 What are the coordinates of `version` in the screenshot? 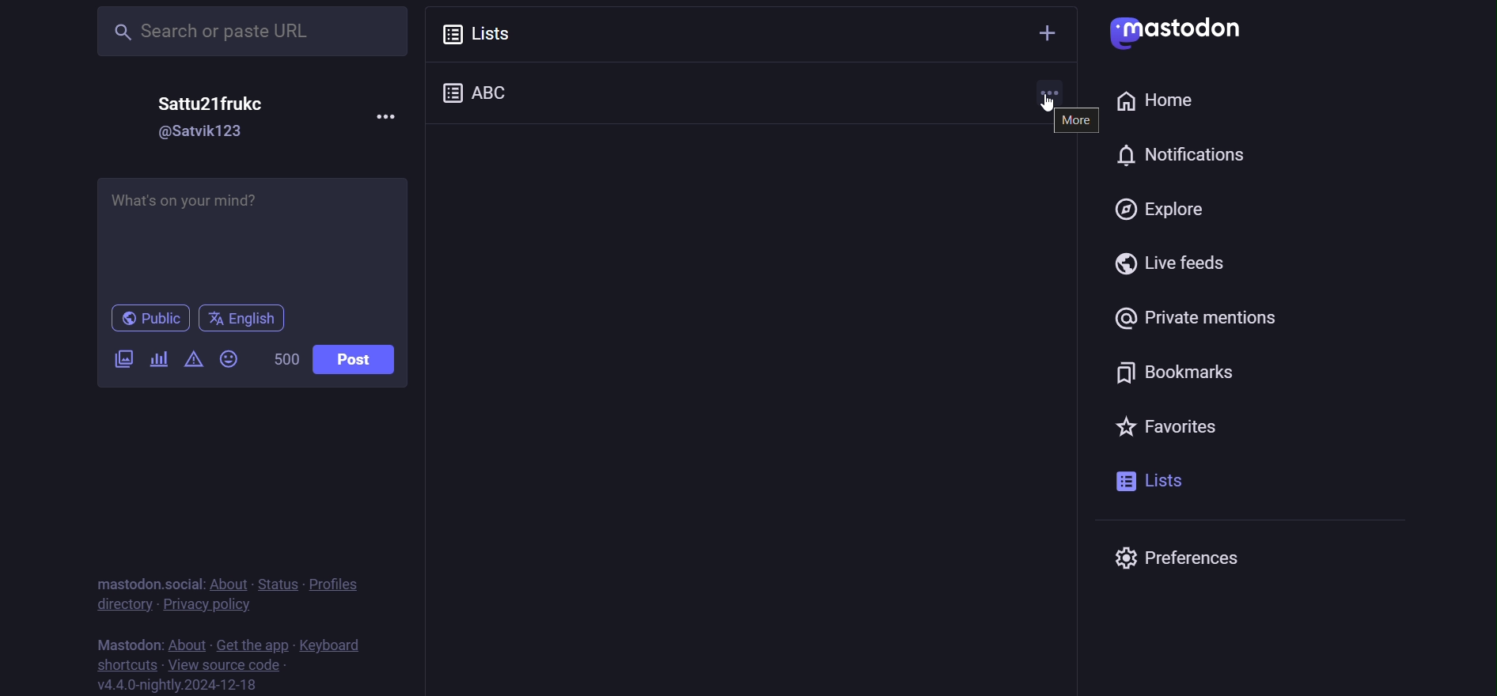 It's located at (188, 686).